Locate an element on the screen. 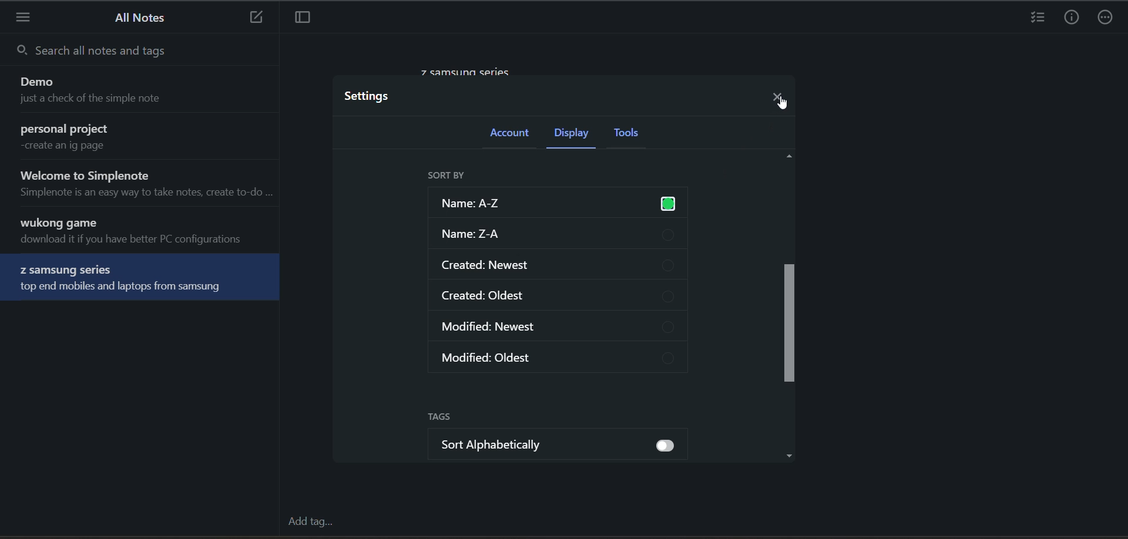 The width and height of the screenshot is (1128, 539). tools is located at coordinates (635, 134).